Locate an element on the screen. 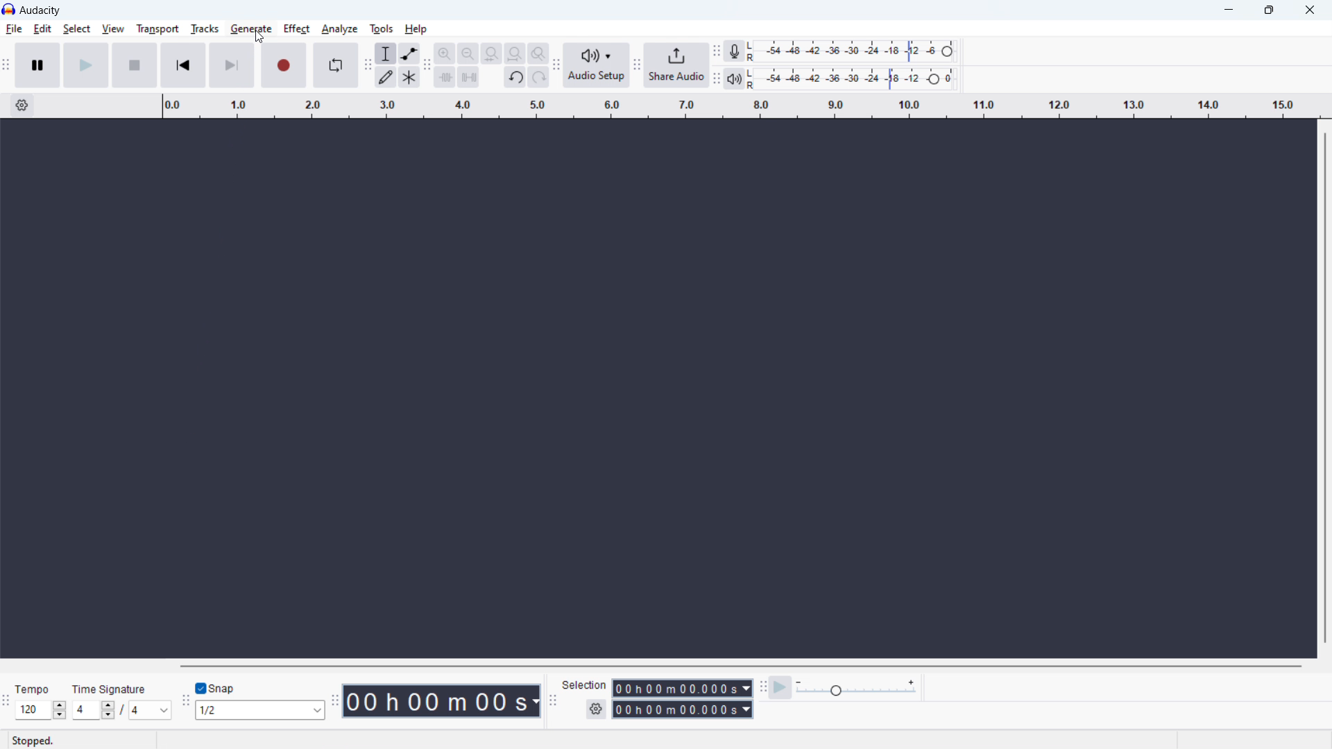 This screenshot has width=1332, height=749. tracks is located at coordinates (204, 29).